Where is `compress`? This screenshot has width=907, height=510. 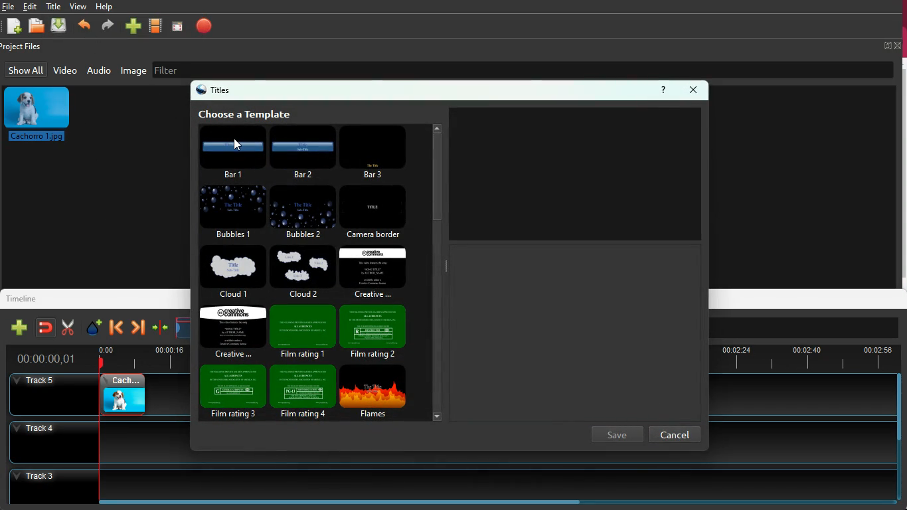
compress is located at coordinates (160, 329).